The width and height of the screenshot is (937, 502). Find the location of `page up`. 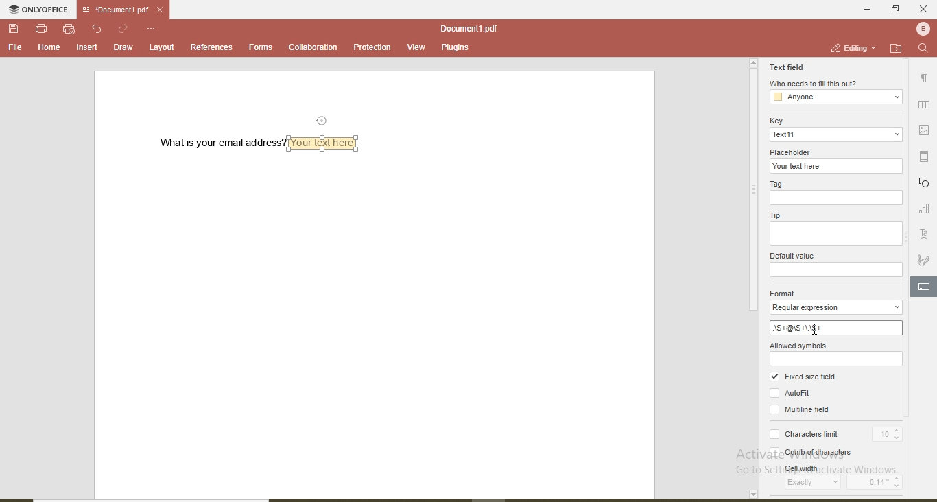

page up is located at coordinates (753, 63).